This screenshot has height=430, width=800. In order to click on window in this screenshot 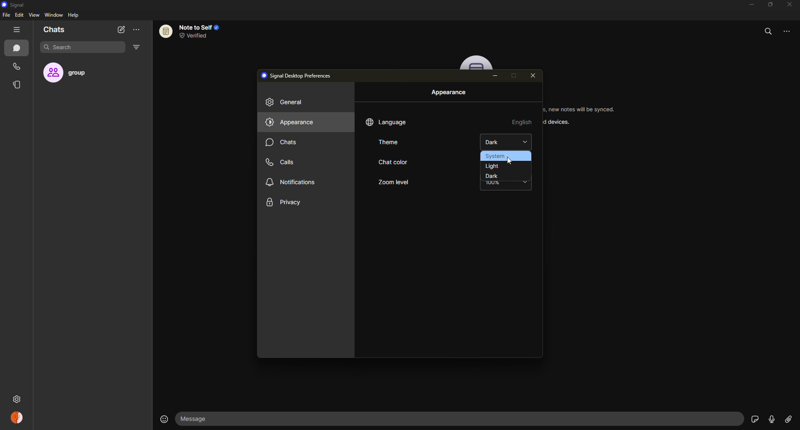, I will do `click(54, 15)`.